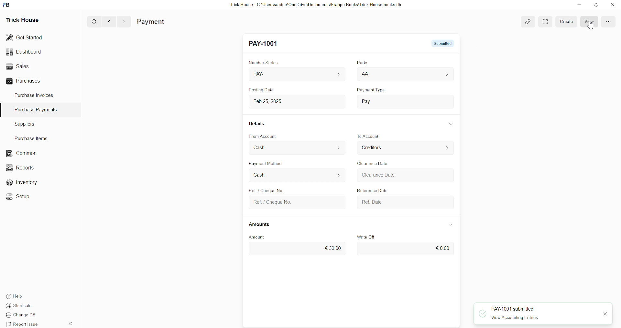 The height and width of the screenshot is (328, 621). I want to click on calendar, so click(337, 100).